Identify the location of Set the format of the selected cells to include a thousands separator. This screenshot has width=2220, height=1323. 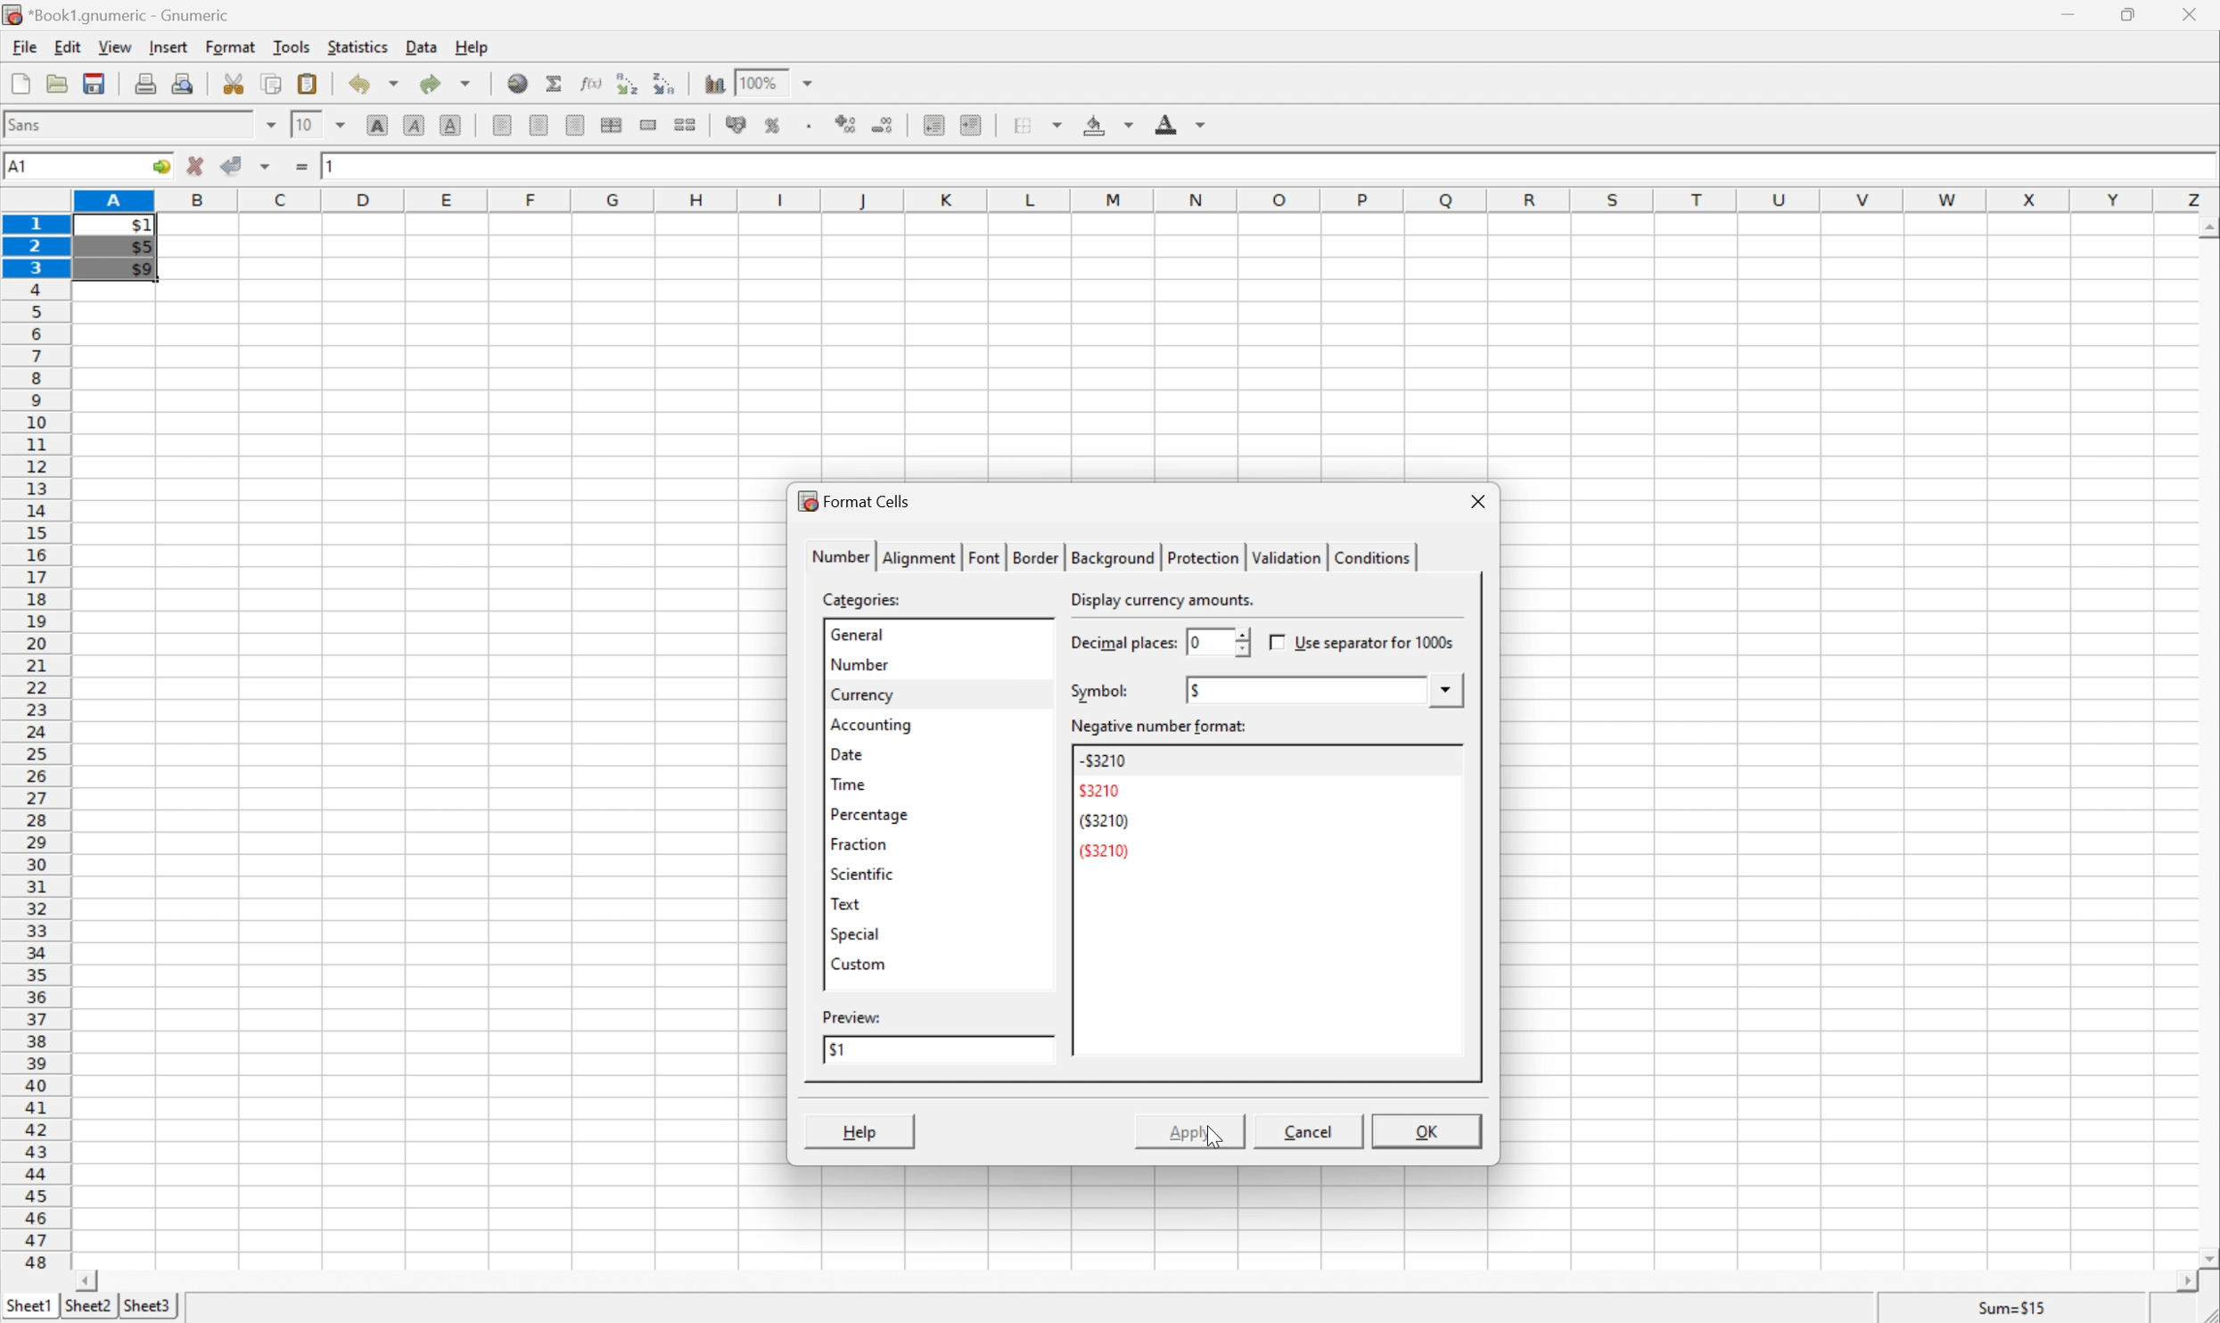
(812, 126).